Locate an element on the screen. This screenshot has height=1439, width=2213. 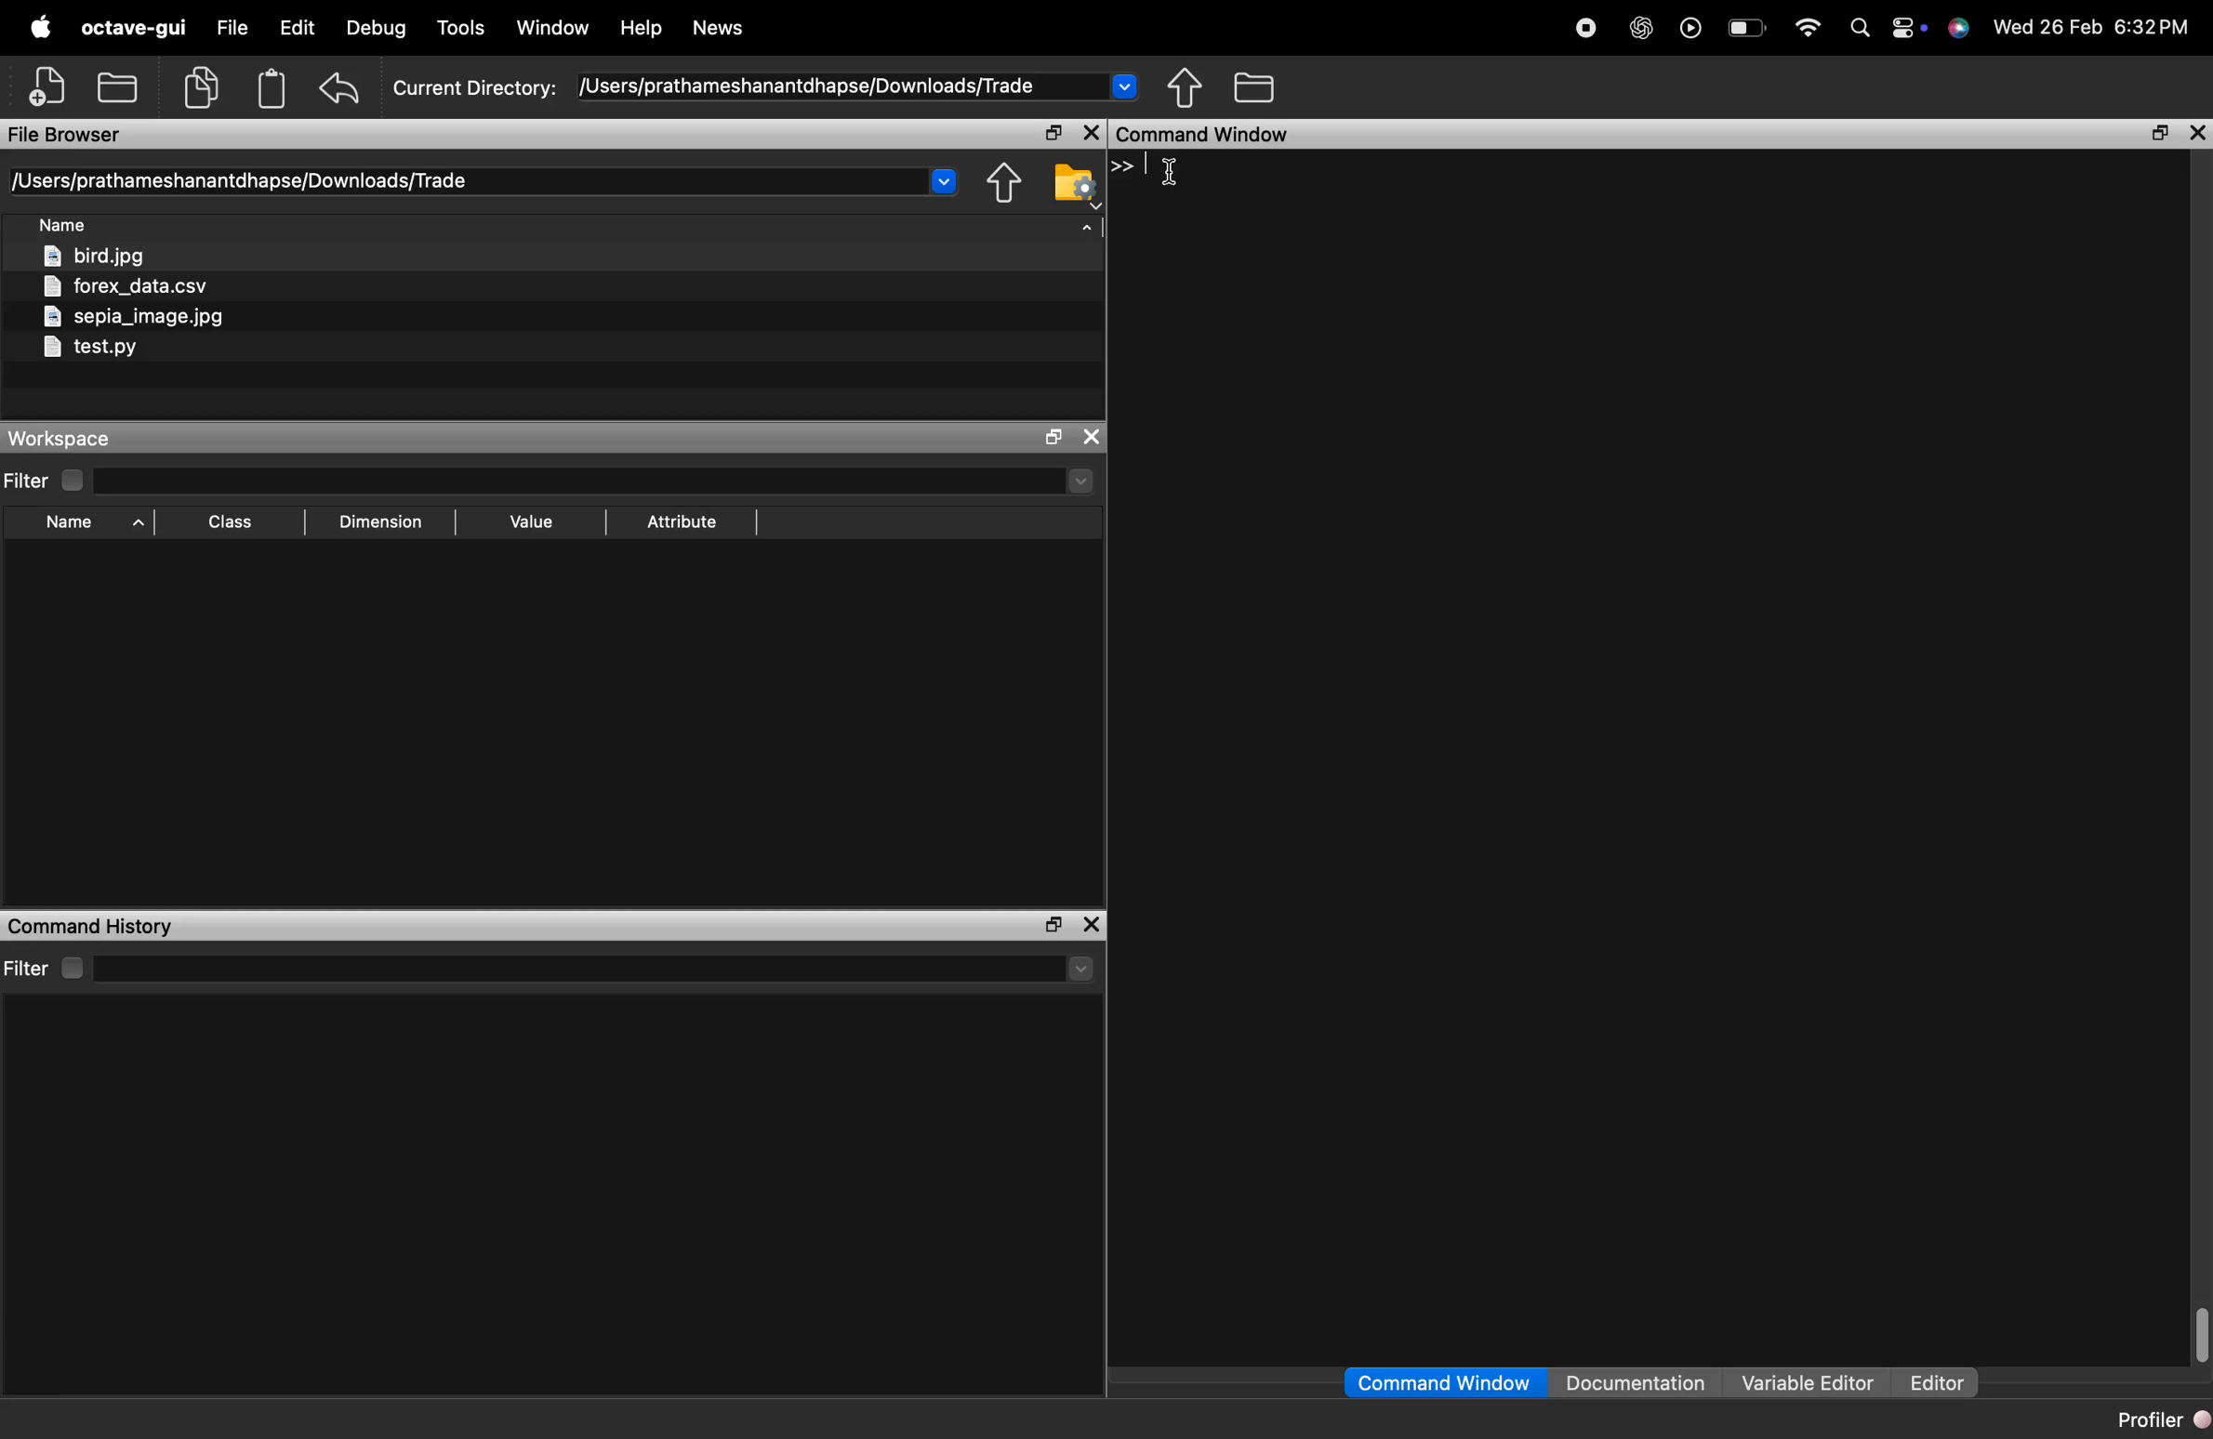
record is located at coordinates (1584, 26).